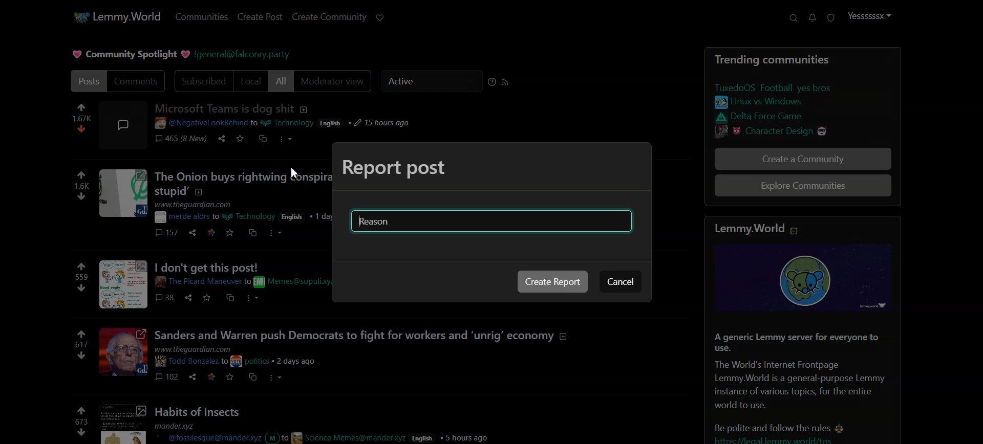 Image resolution: width=983 pixels, height=444 pixels. What do you see at coordinates (82, 175) in the screenshot?
I see `like` at bounding box center [82, 175].